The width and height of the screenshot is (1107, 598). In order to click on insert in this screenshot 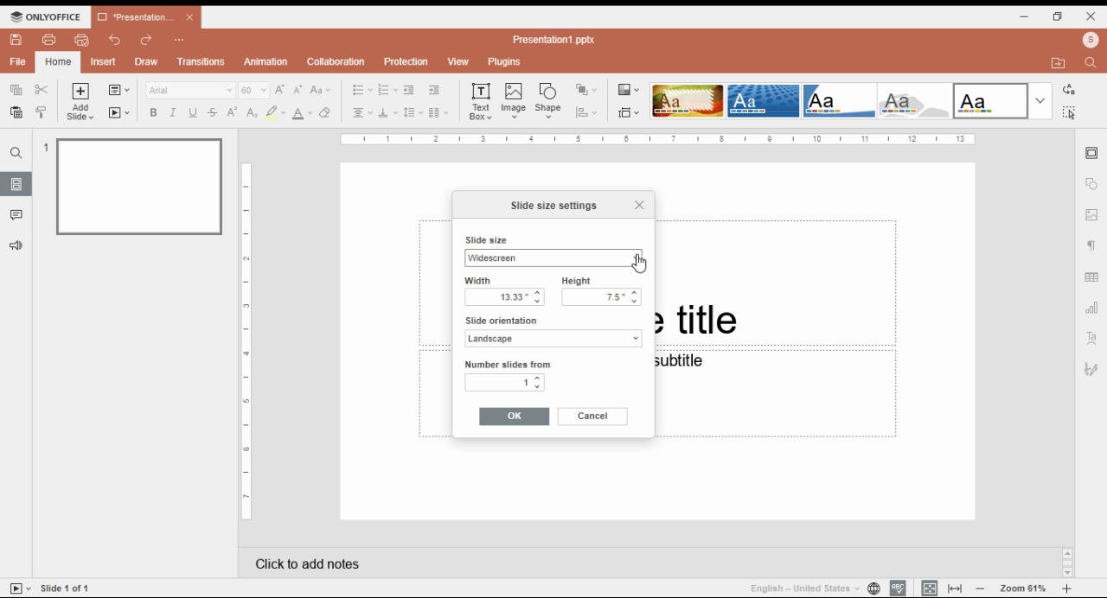, I will do `click(104, 62)`.